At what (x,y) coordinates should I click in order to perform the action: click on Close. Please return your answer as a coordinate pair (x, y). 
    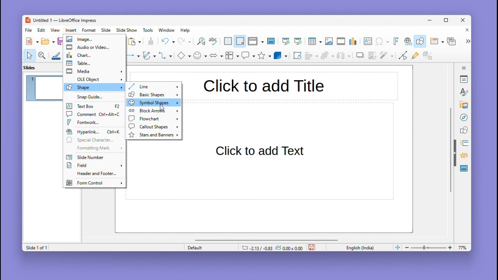
    Looking at the image, I should click on (463, 21).